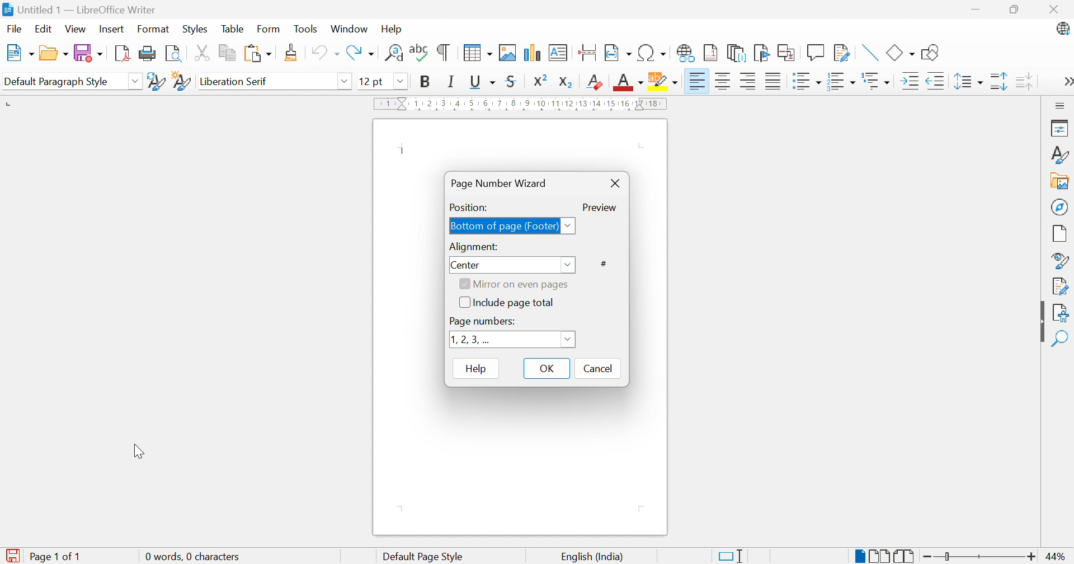 The height and width of the screenshot is (564, 1074). What do you see at coordinates (1062, 154) in the screenshot?
I see `Styles` at bounding box center [1062, 154].